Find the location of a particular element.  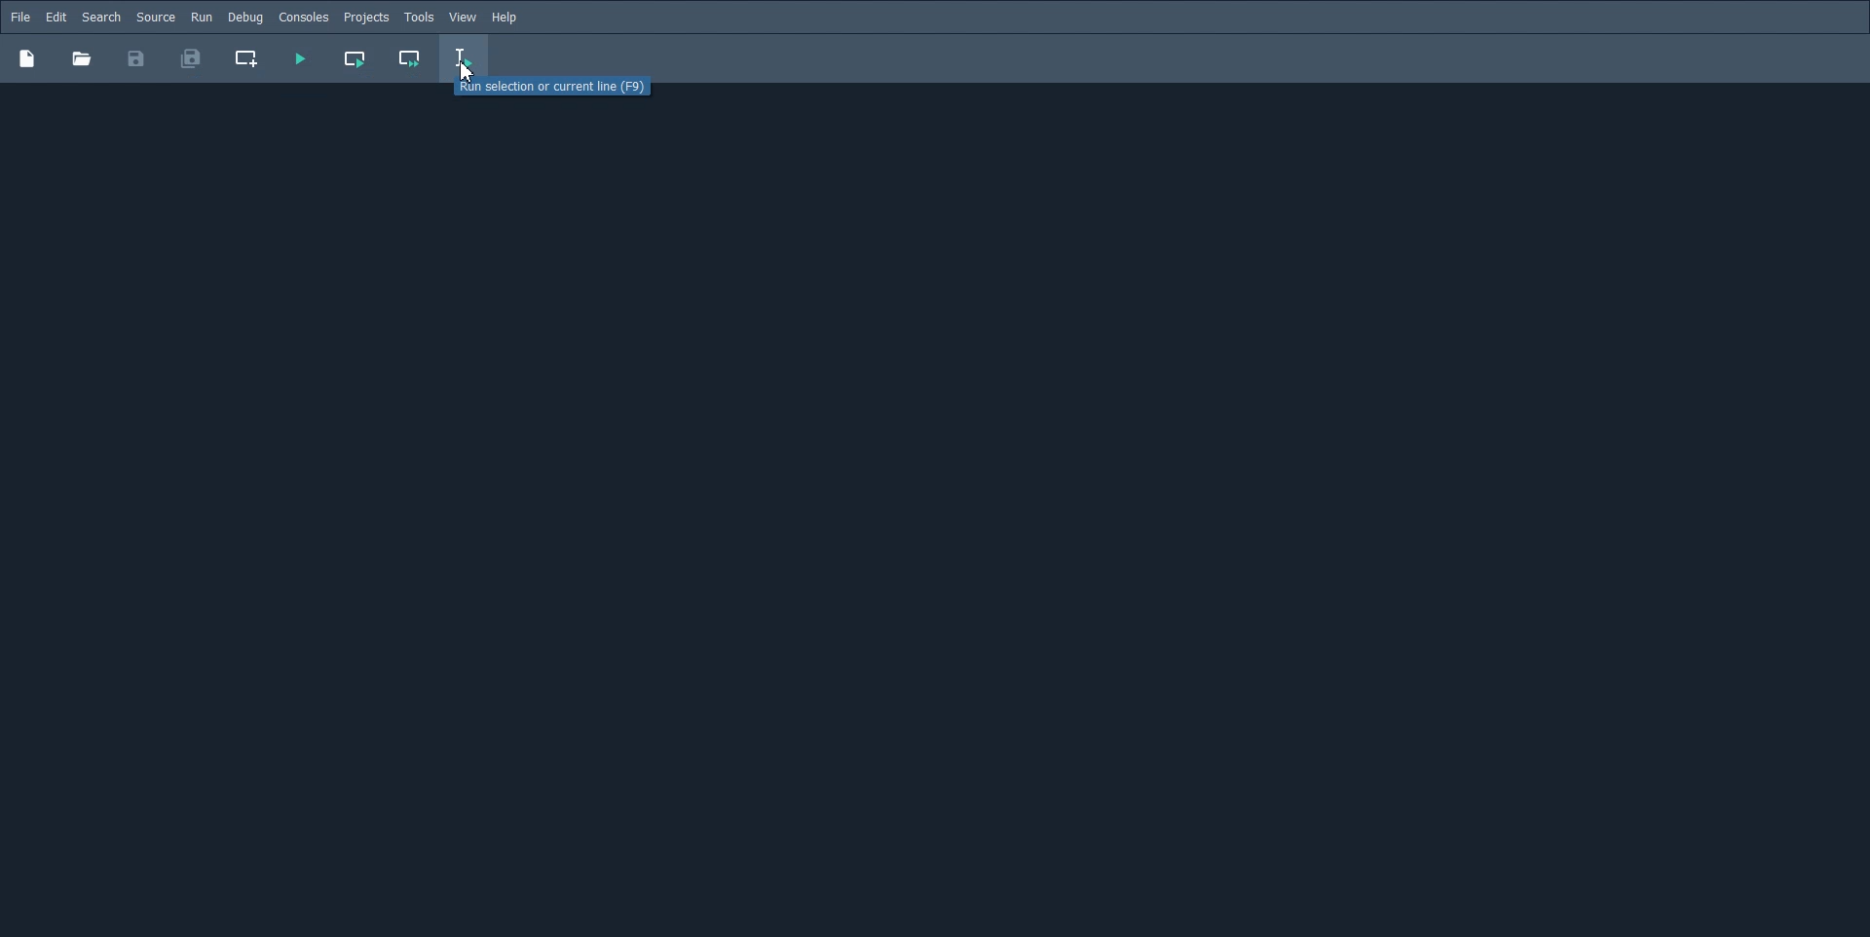

 is located at coordinates (81, 58).